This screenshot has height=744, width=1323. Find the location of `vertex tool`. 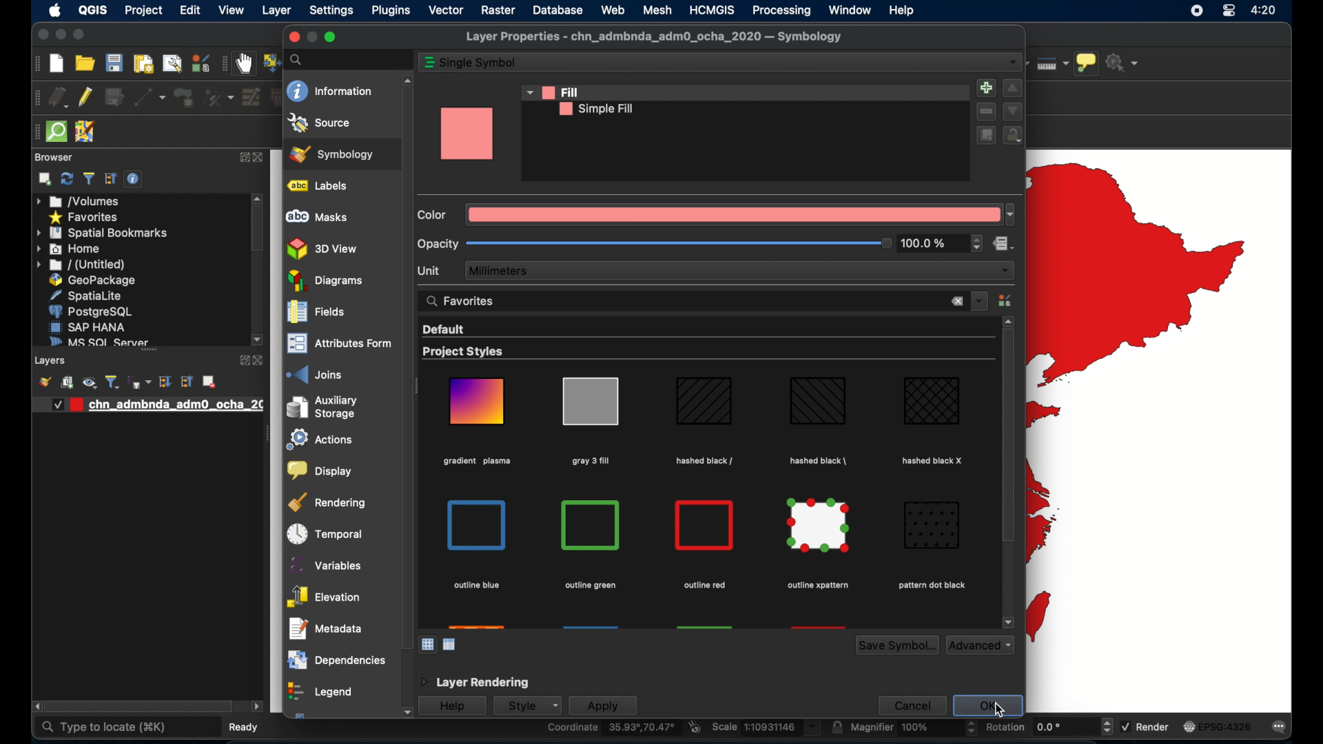

vertex tool is located at coordinates (218, 98).